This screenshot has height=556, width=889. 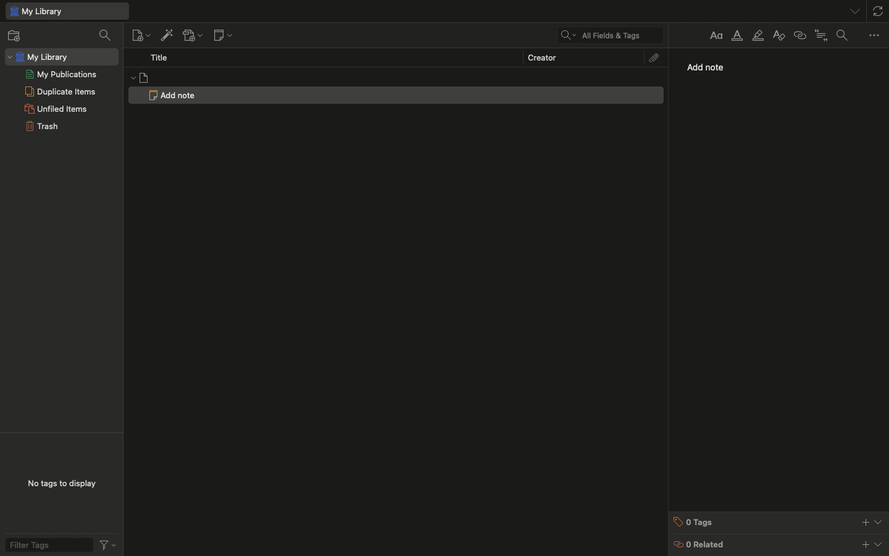 I want to click on tags, so click(x=779, y=521).